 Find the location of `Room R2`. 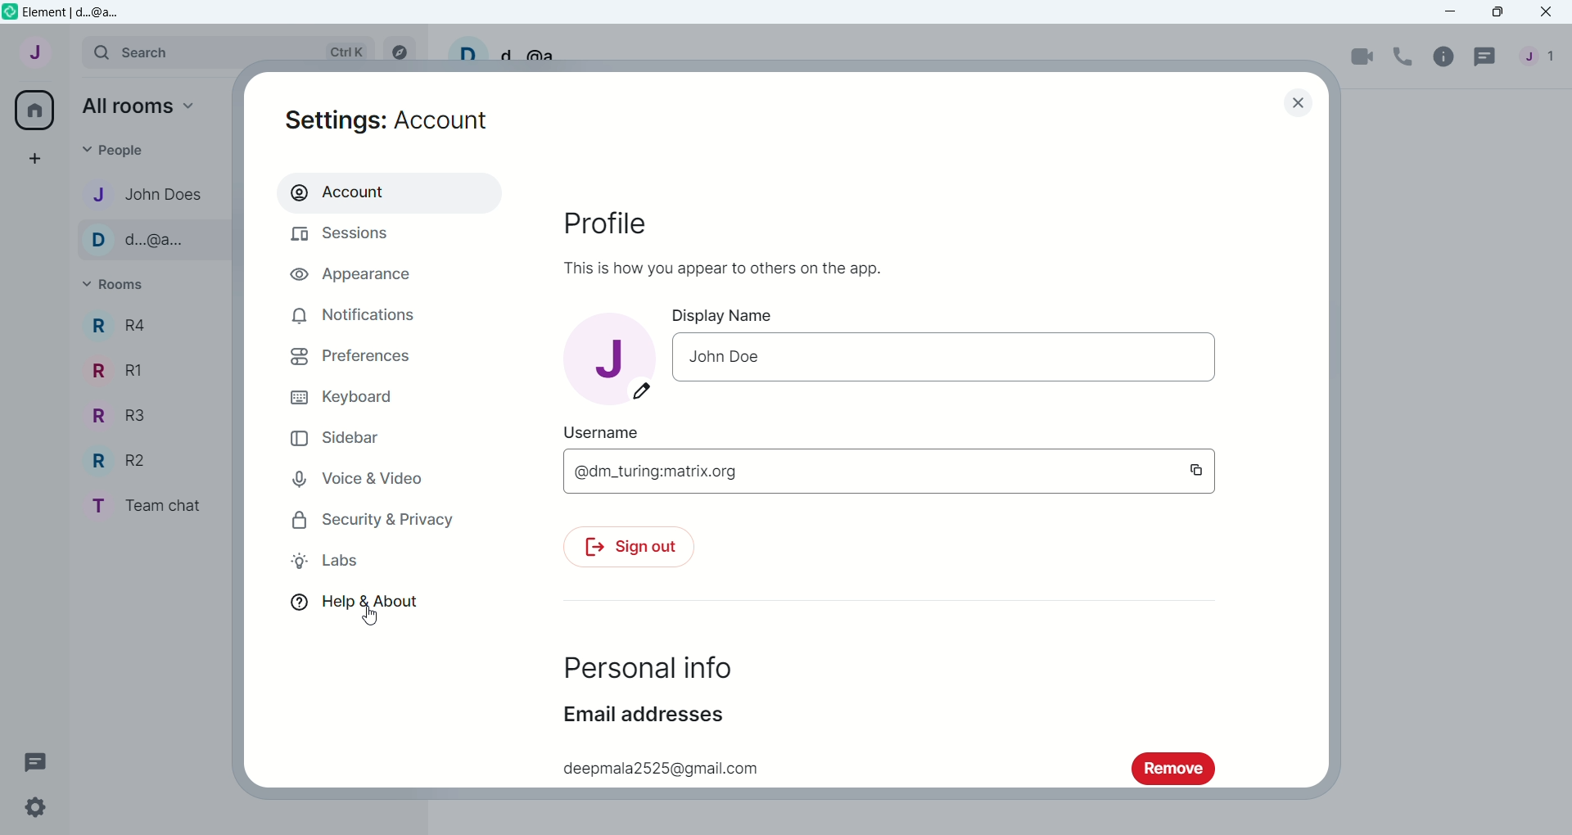

Room R2 is located at coordinates (115, 460).